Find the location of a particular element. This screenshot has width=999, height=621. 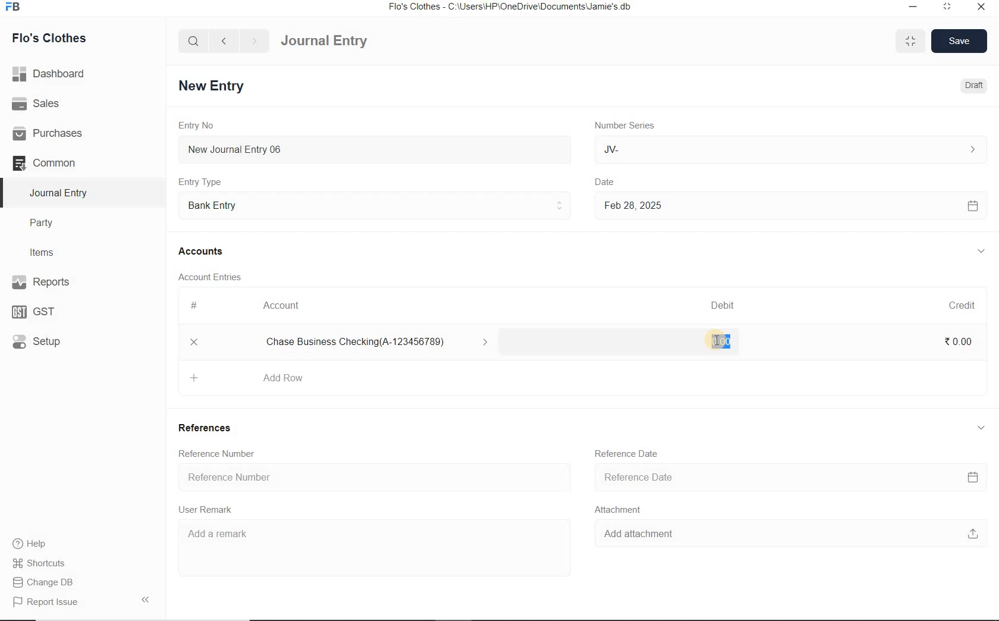

Attachment is located at coordinates (621, 512).